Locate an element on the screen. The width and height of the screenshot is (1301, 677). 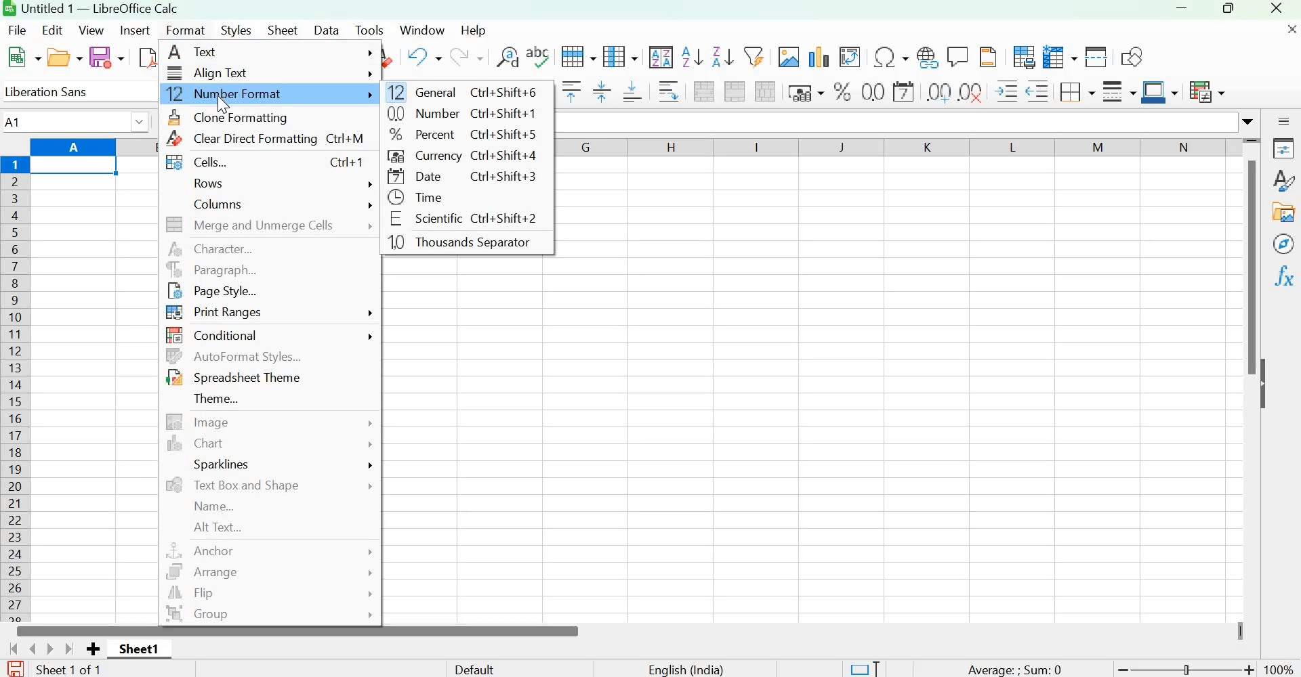
Page style is located at coordinates (219, 292).